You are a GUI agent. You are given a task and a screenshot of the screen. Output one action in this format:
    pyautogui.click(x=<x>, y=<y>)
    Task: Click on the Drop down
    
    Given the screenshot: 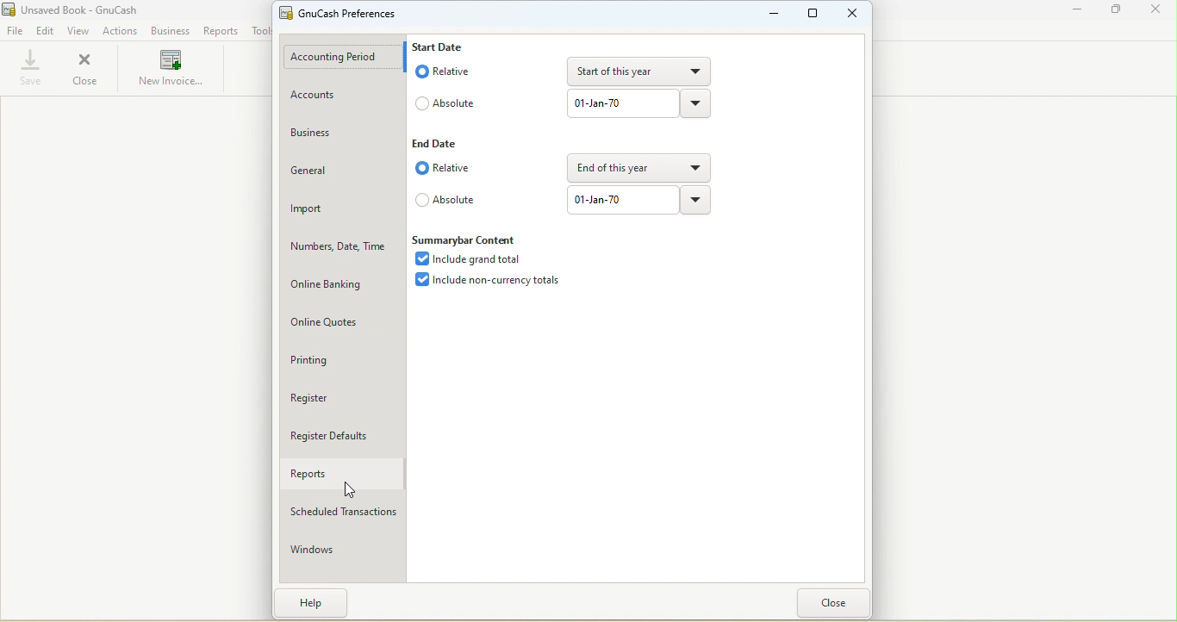 What is the action you would take?
    pyautogui.click(x=638, y=71)
    